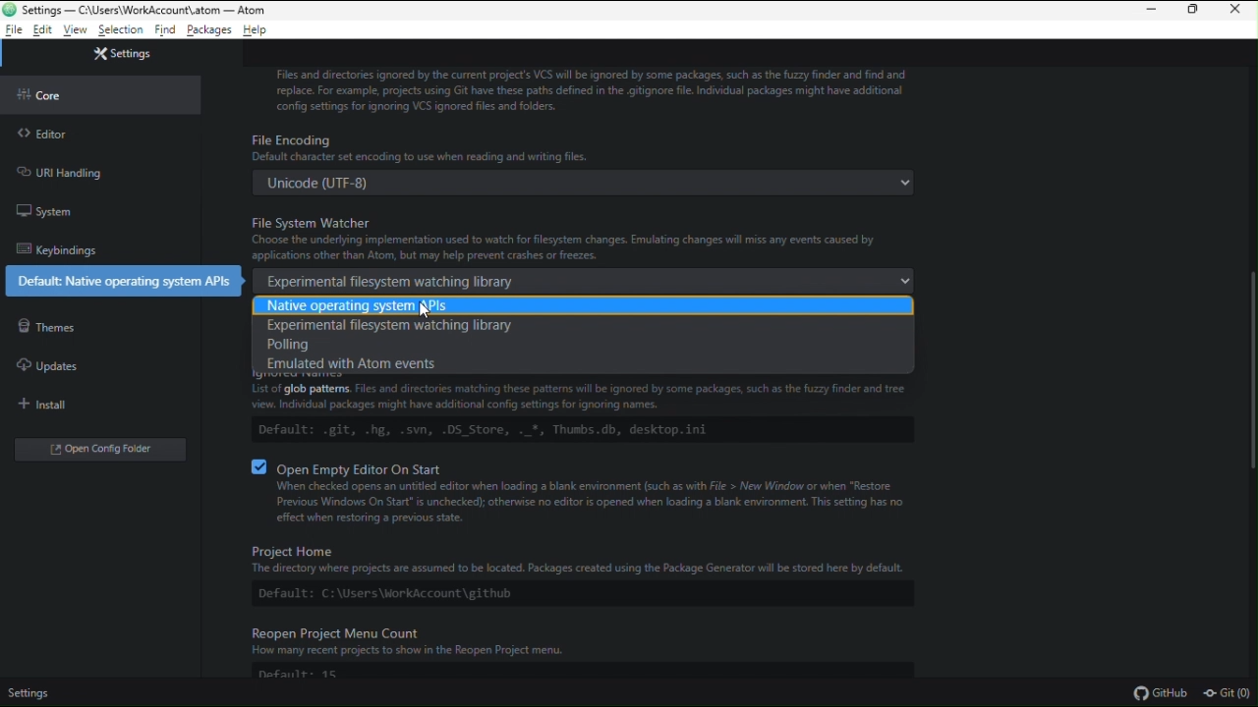  I want to click on Reopen project menu count, so click(593, 655).